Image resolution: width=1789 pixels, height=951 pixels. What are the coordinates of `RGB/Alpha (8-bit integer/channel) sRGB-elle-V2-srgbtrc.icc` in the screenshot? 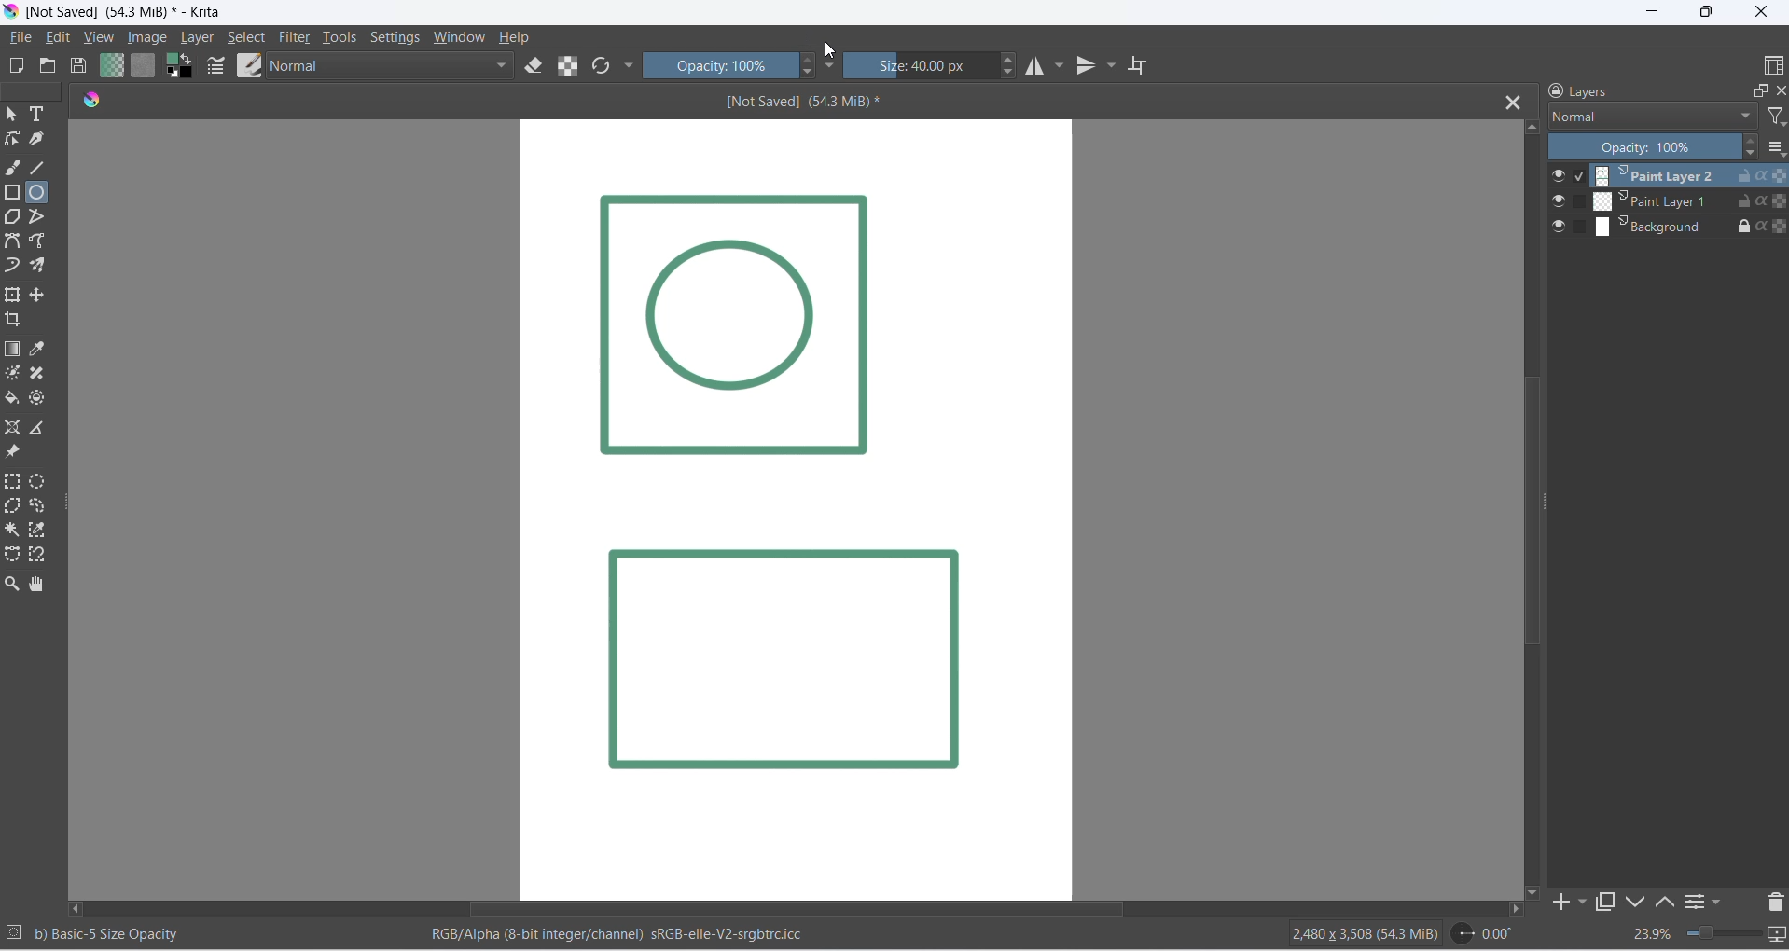 It's located at (638, 938).